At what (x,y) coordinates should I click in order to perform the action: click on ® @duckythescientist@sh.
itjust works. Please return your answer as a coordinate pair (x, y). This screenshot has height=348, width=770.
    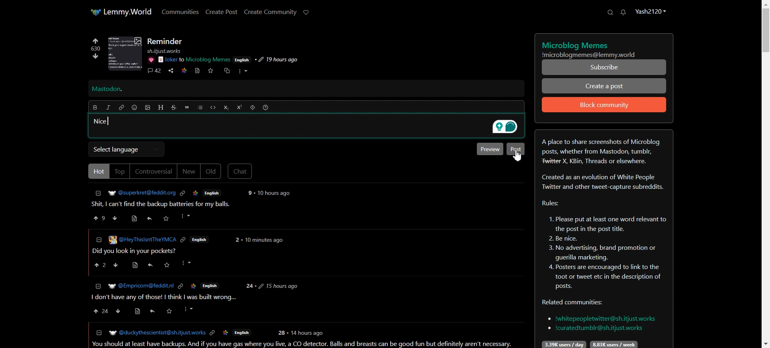
    Looking at the image, I should click on (157, 333).